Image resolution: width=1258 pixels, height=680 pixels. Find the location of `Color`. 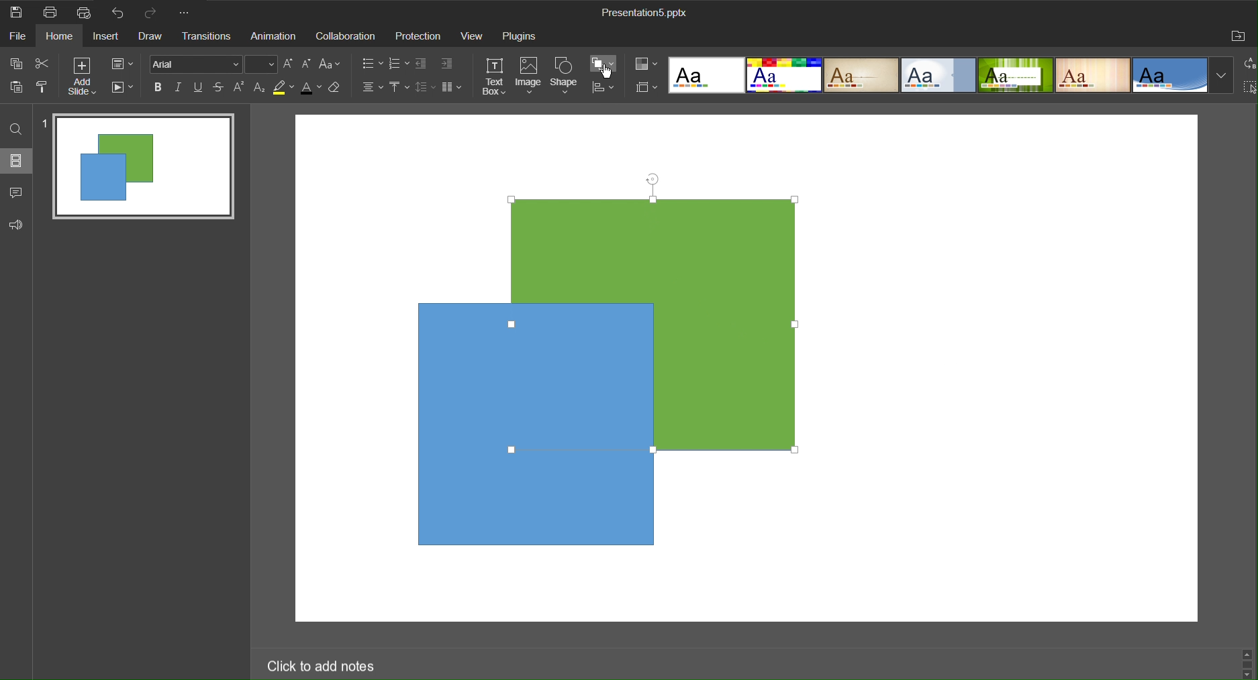

Color is located at coordinates (646, 65).